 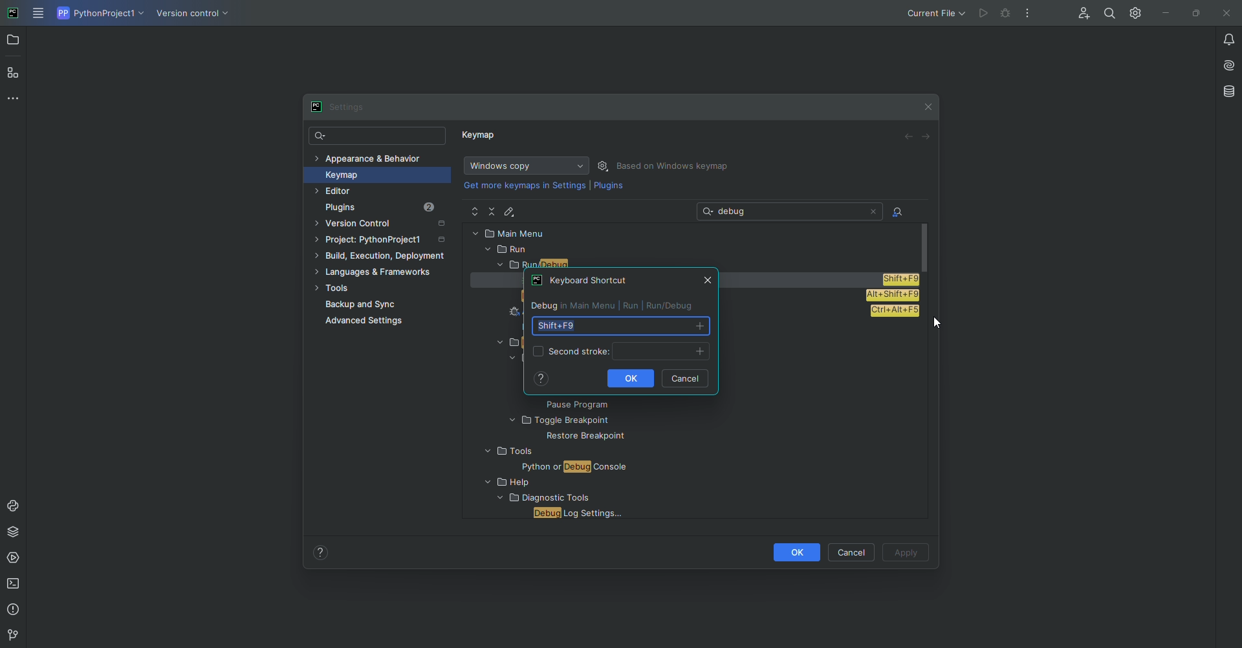 What do you see at coordinates (538, 499) in the screenshot?
I see `FOLDER NAME` at bounding box center [538, 499].